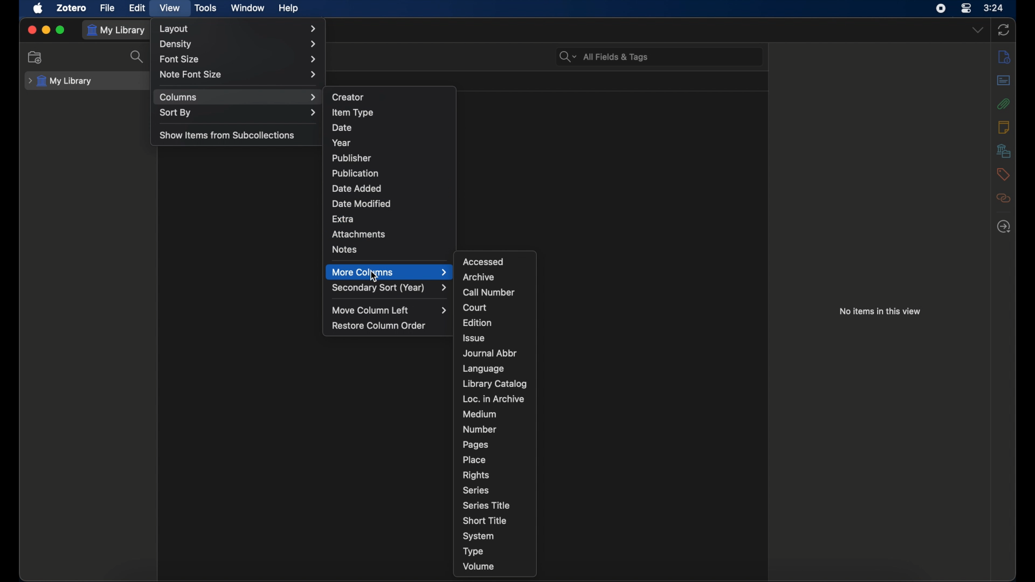 Image resolution: width=1035 pixels, height=582 pixels. Describe the element at coordinates (239, 113) in the screenshot. I see `sort by` at that location.